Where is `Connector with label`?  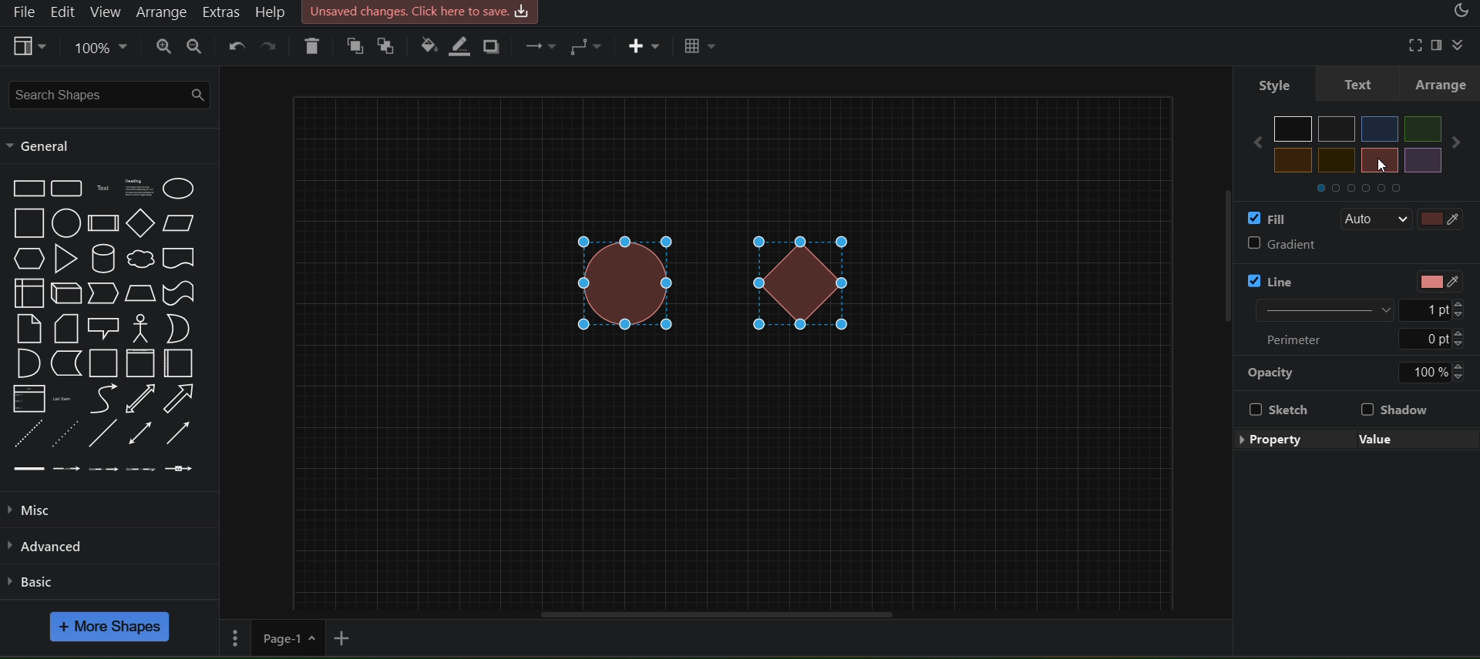
Connector with label is located at coordinates (66, 468).